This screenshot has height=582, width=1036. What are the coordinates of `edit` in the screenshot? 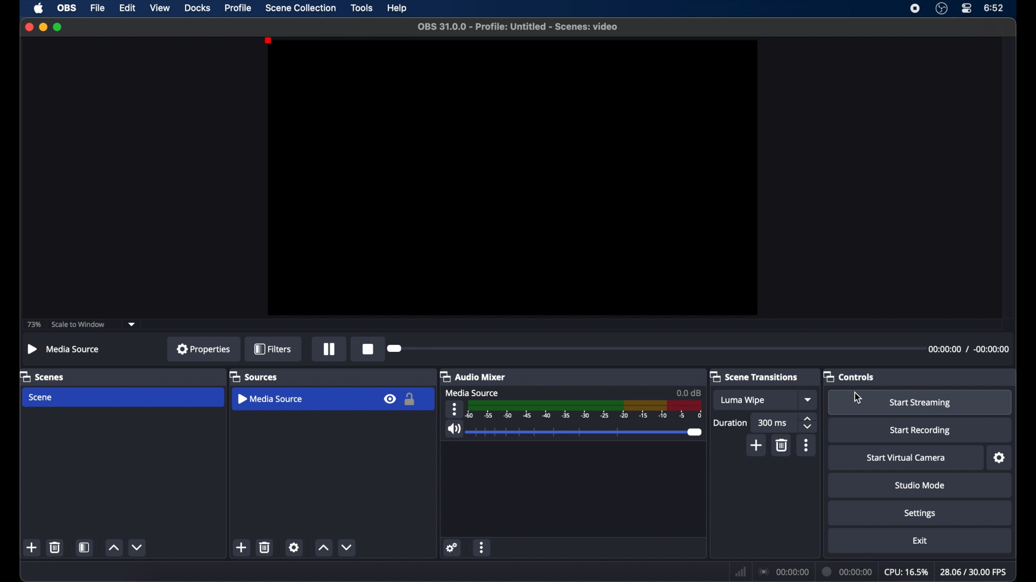 It's located at (127, 8).